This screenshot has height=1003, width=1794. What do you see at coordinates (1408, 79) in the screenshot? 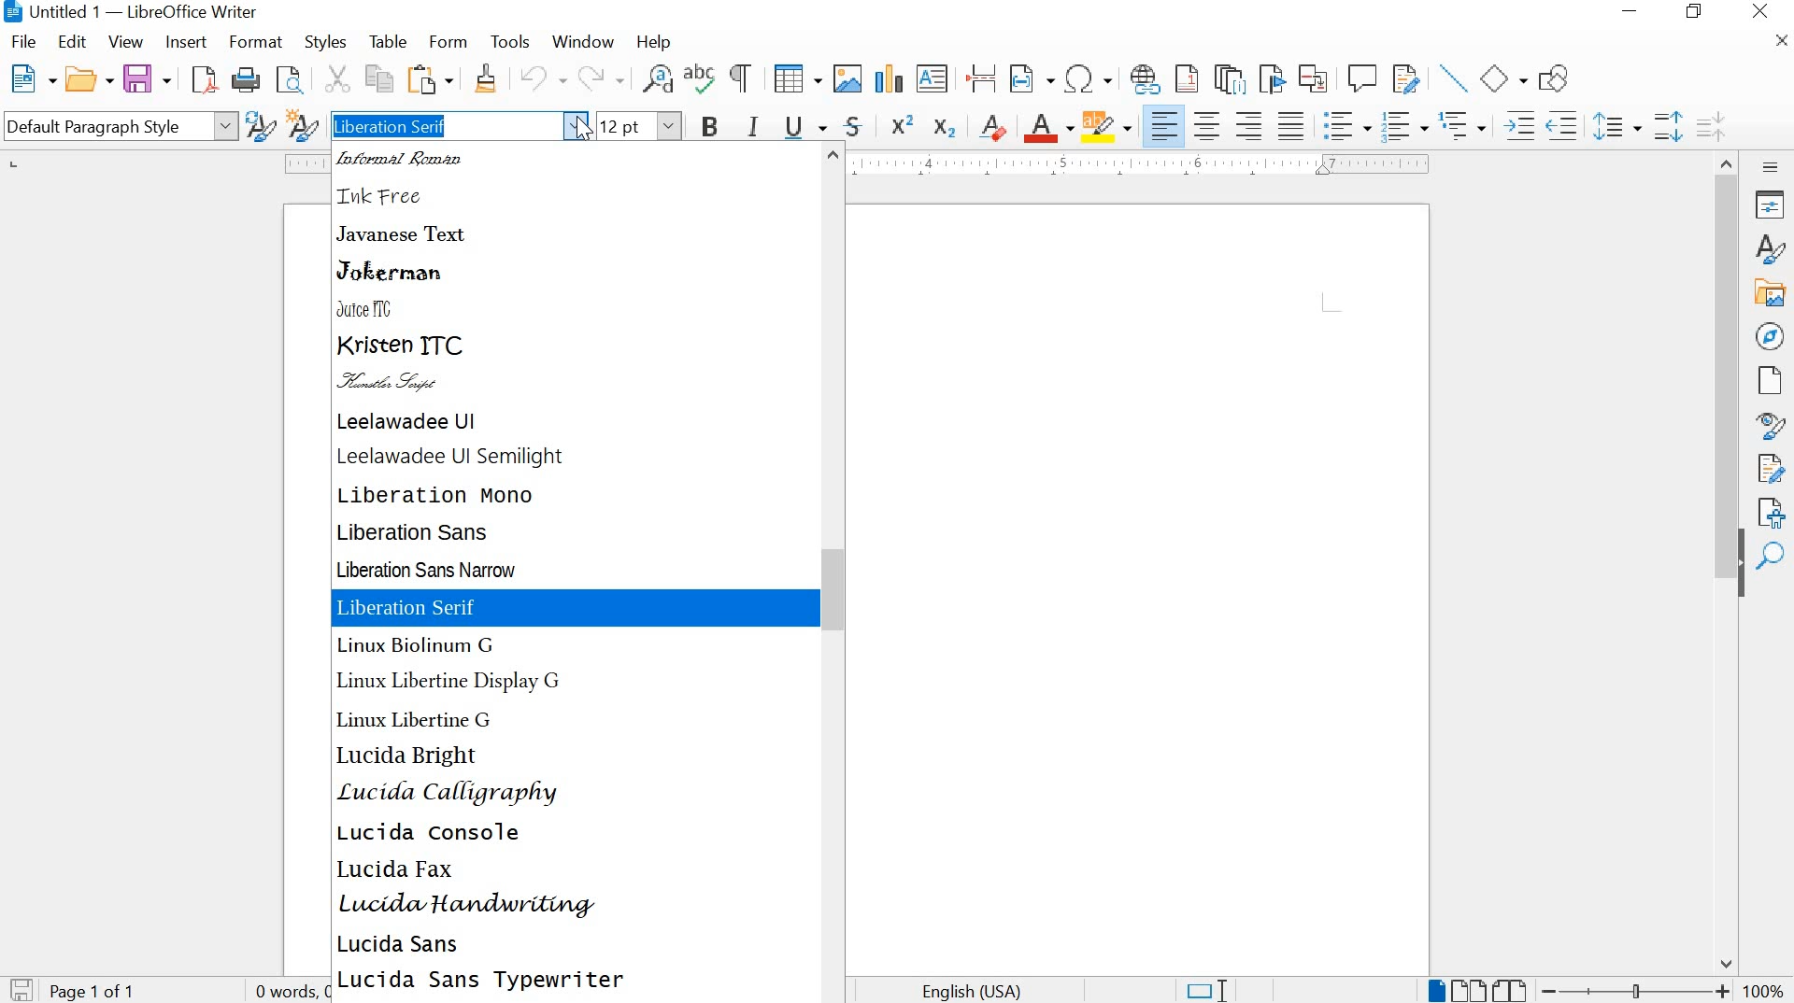
I see `SHOW TRACK CHANGES` at bounding box center [1408, 79].